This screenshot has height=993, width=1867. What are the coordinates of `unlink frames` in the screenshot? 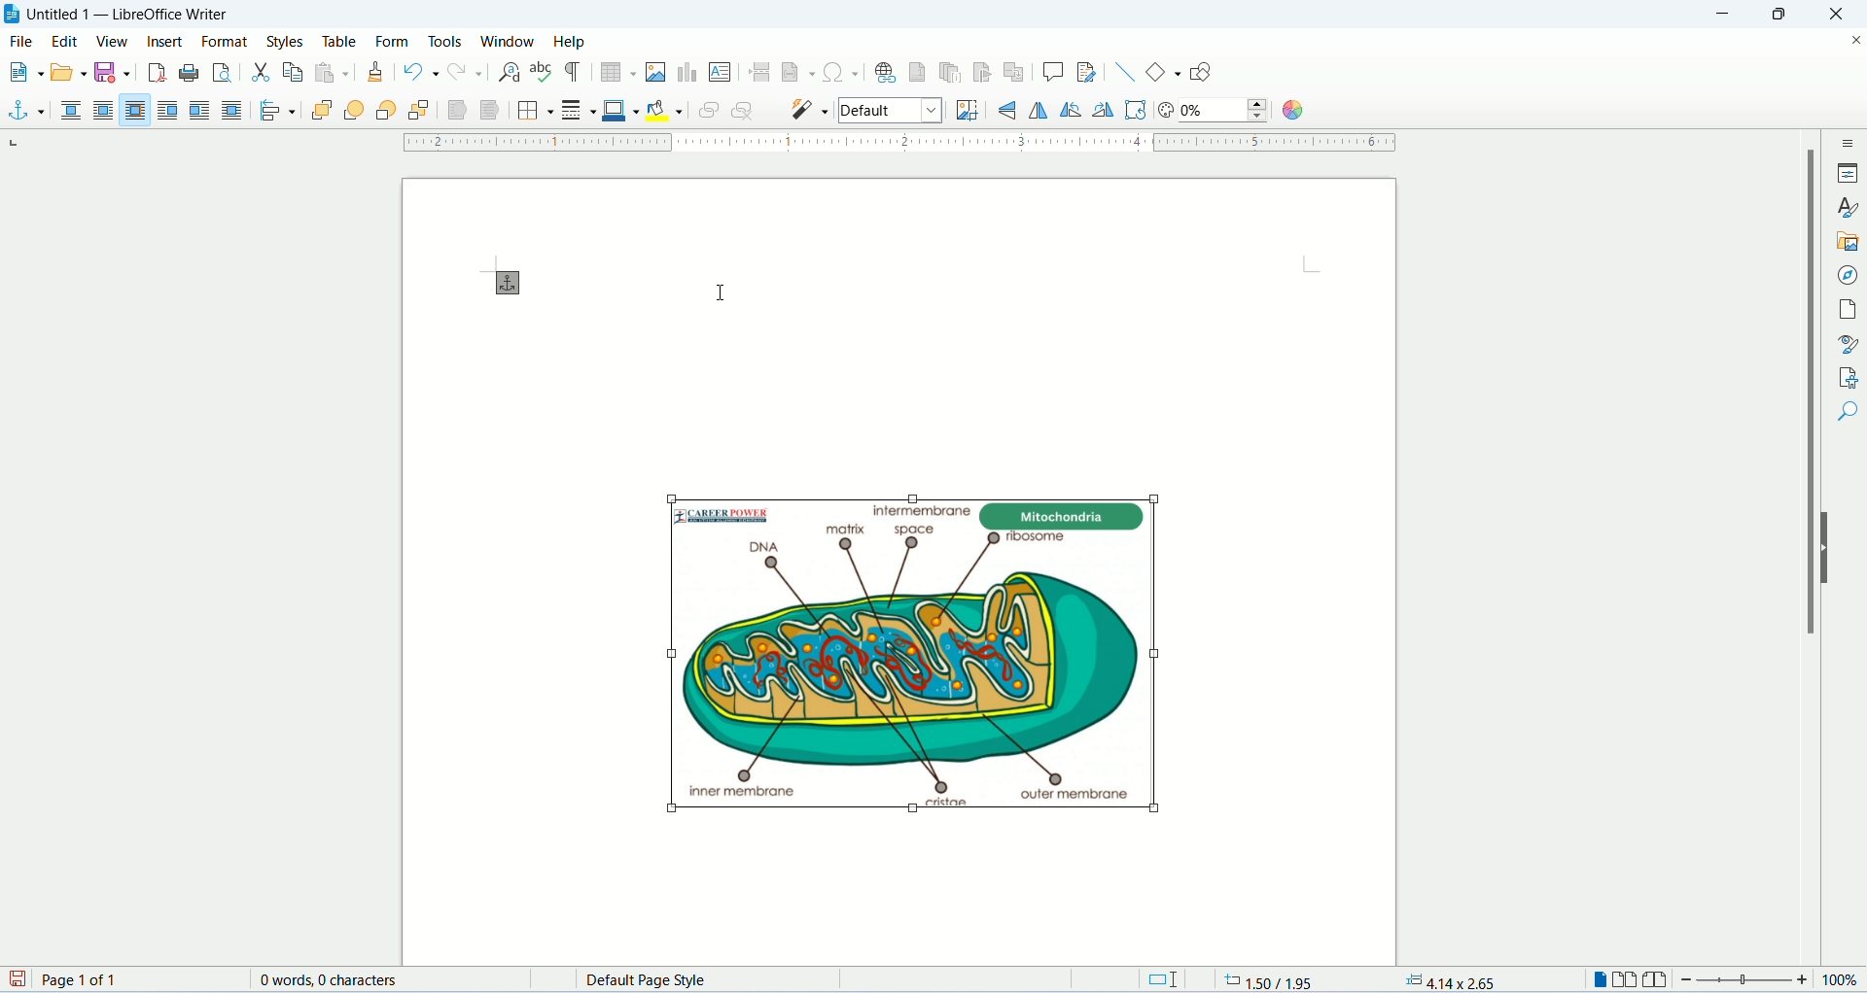 It's located at (744, 111).